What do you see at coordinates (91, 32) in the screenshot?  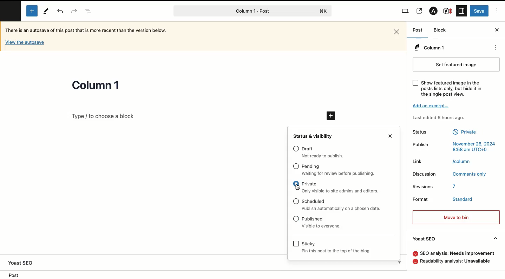 I see `Autosave` at bounding box center [91, 32].